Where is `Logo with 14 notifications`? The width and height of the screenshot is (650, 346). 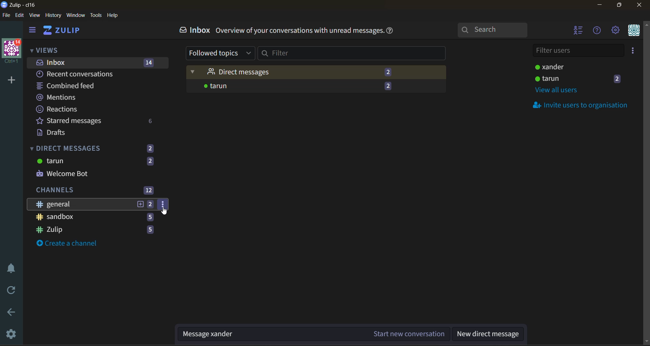
Logo with 14 notifications is located at coordinates (11, 53).